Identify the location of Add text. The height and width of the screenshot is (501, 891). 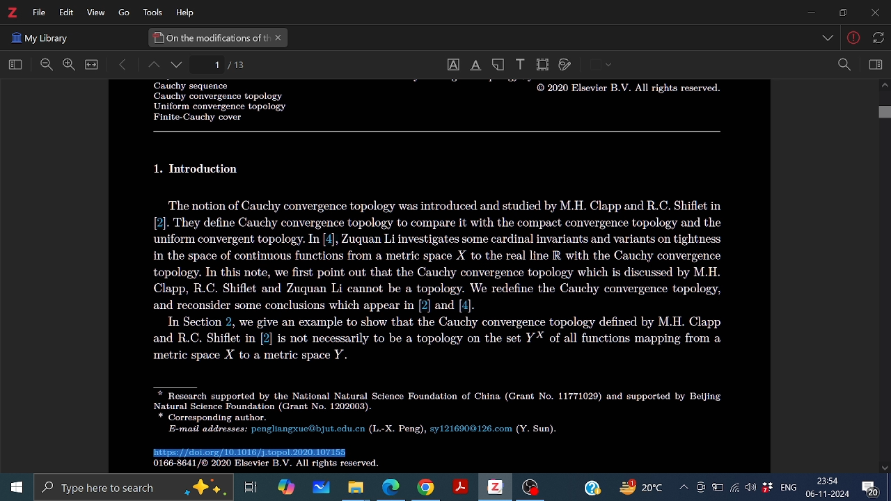
(519, 63).